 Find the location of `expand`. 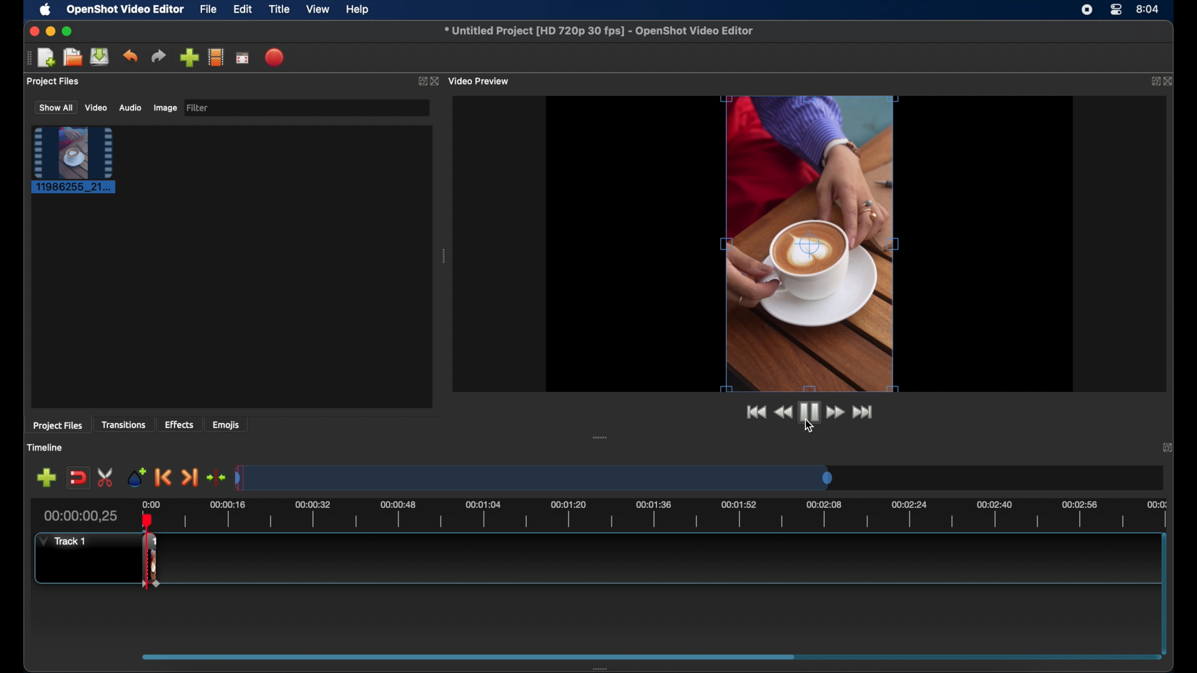

expand is located at coordinates (1152, 82).